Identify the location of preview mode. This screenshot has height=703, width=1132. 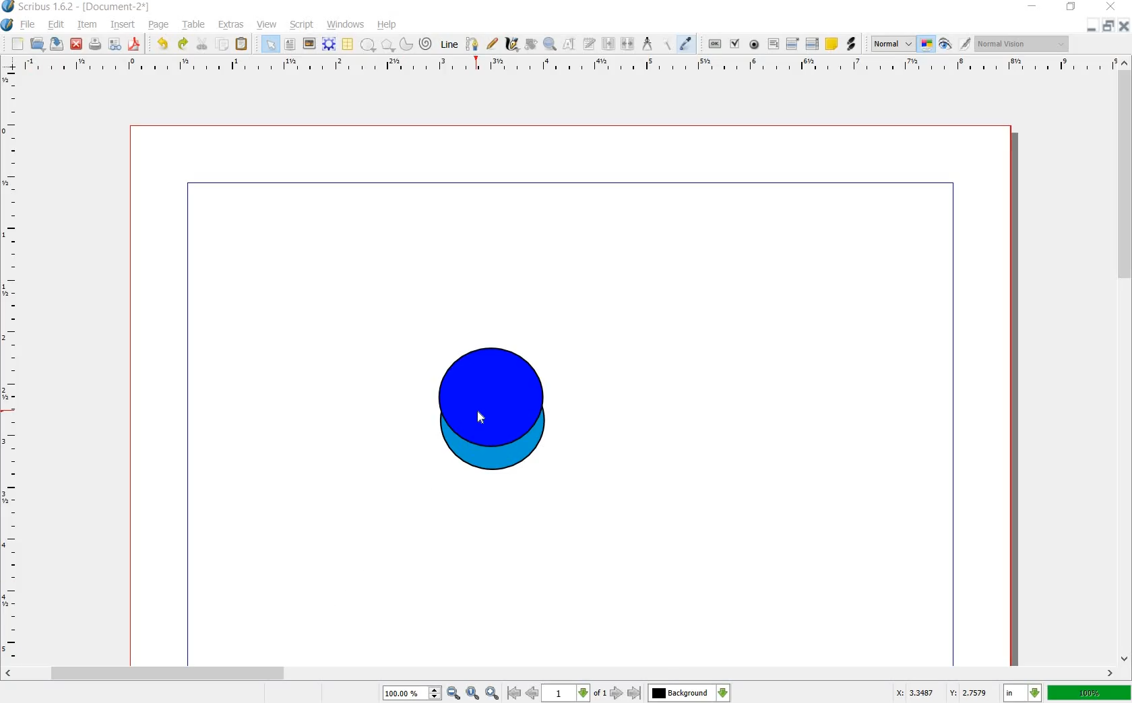
(945, 46).